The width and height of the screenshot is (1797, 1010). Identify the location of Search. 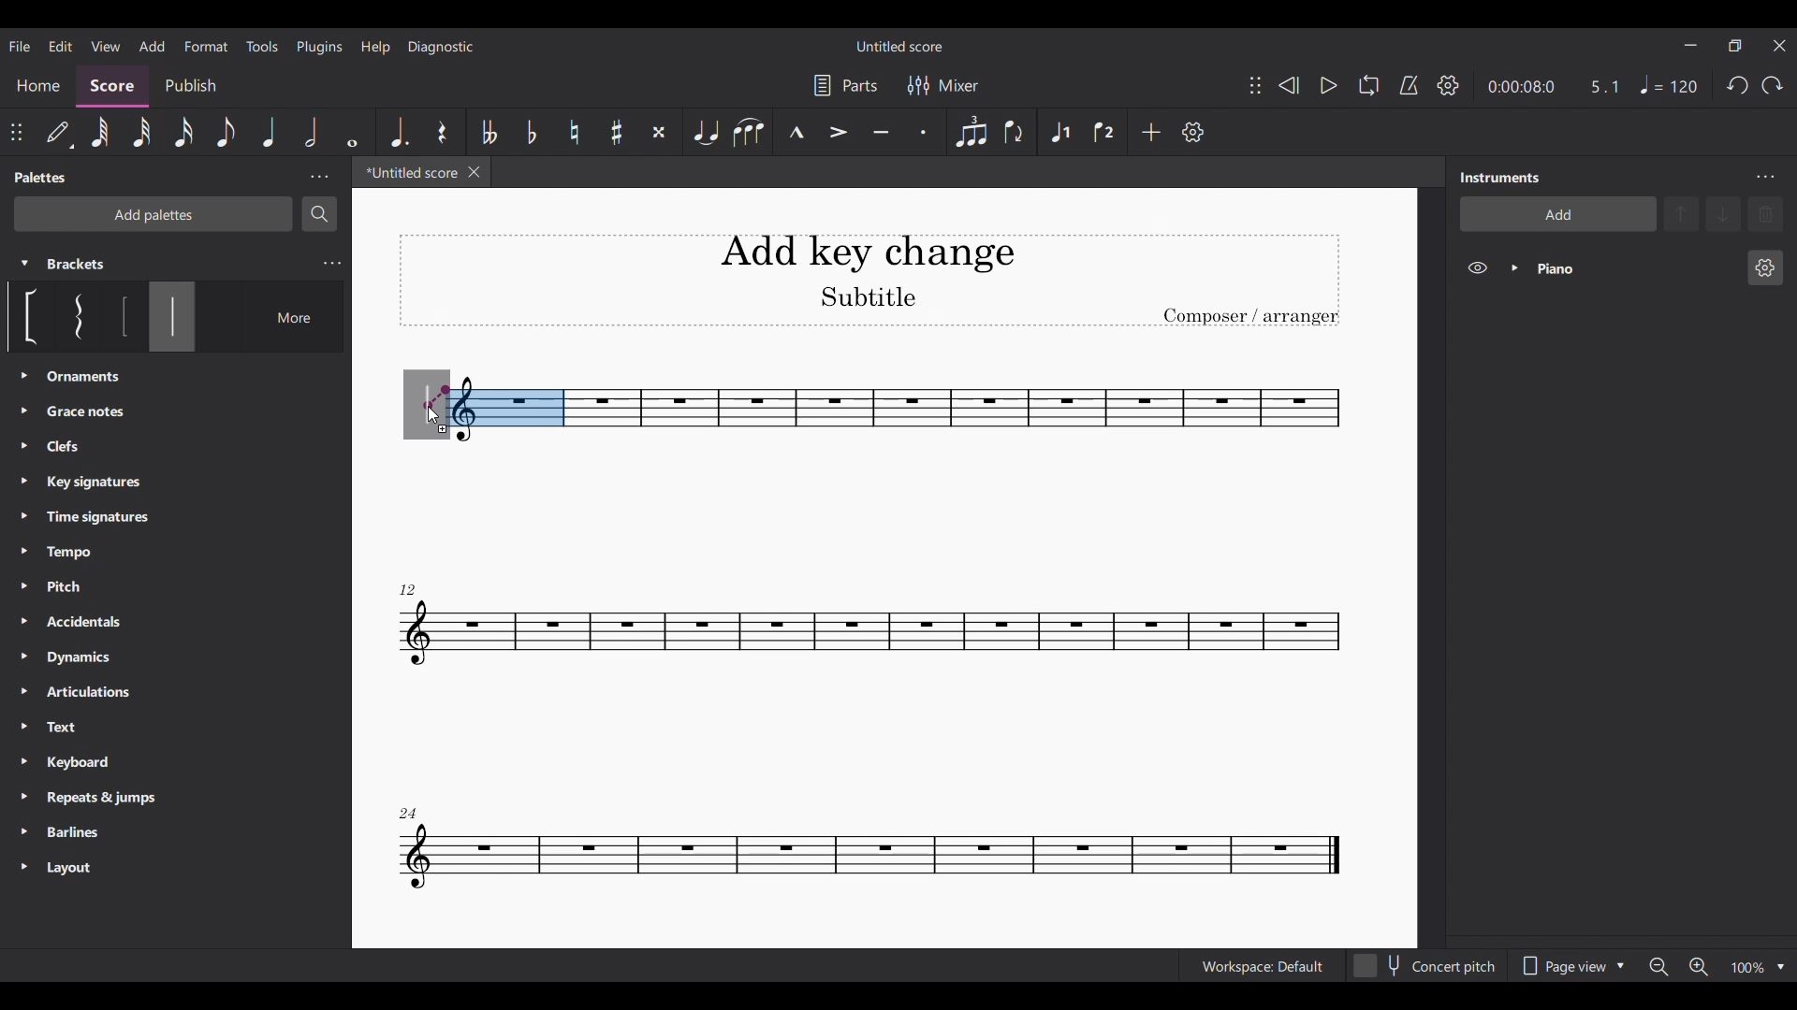
(319, 214).